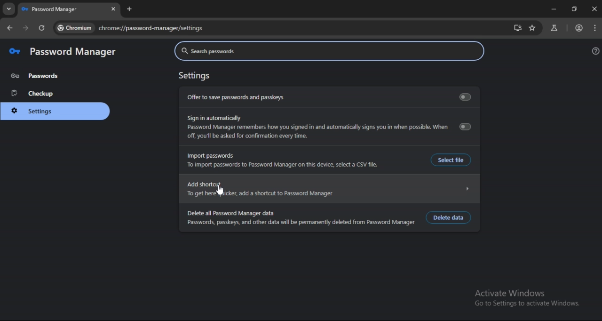  What do you see at coordinates (553, 9) in the screenshot?
I see `minimize` at bounding box center [553, 9].